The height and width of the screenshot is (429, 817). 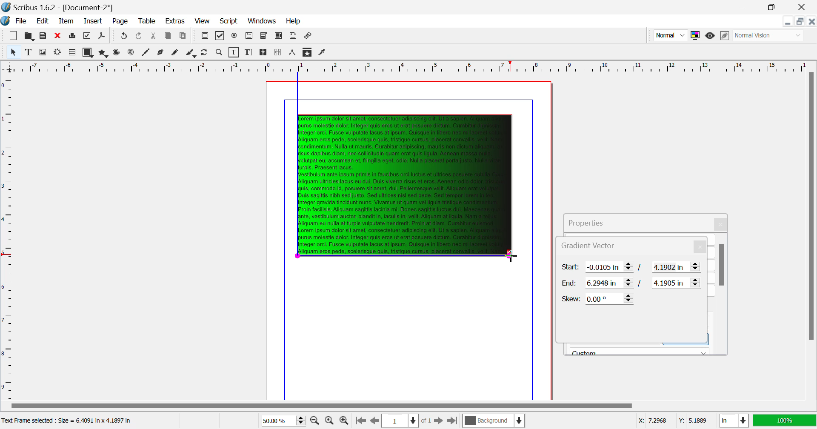 I want to click on View, so click(x=202, y=21).